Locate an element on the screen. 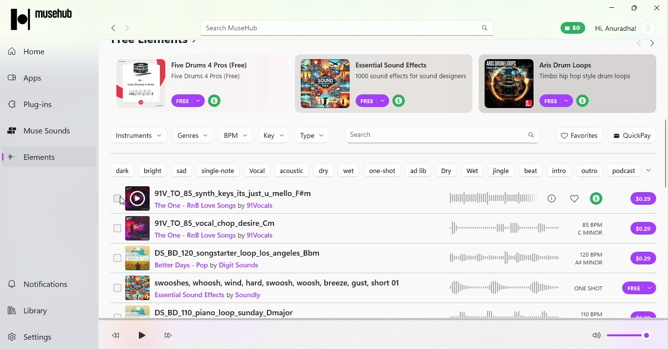 The height and width of the screenshot is (349, 668). Muse sounds is located at coordinates (50, 131).